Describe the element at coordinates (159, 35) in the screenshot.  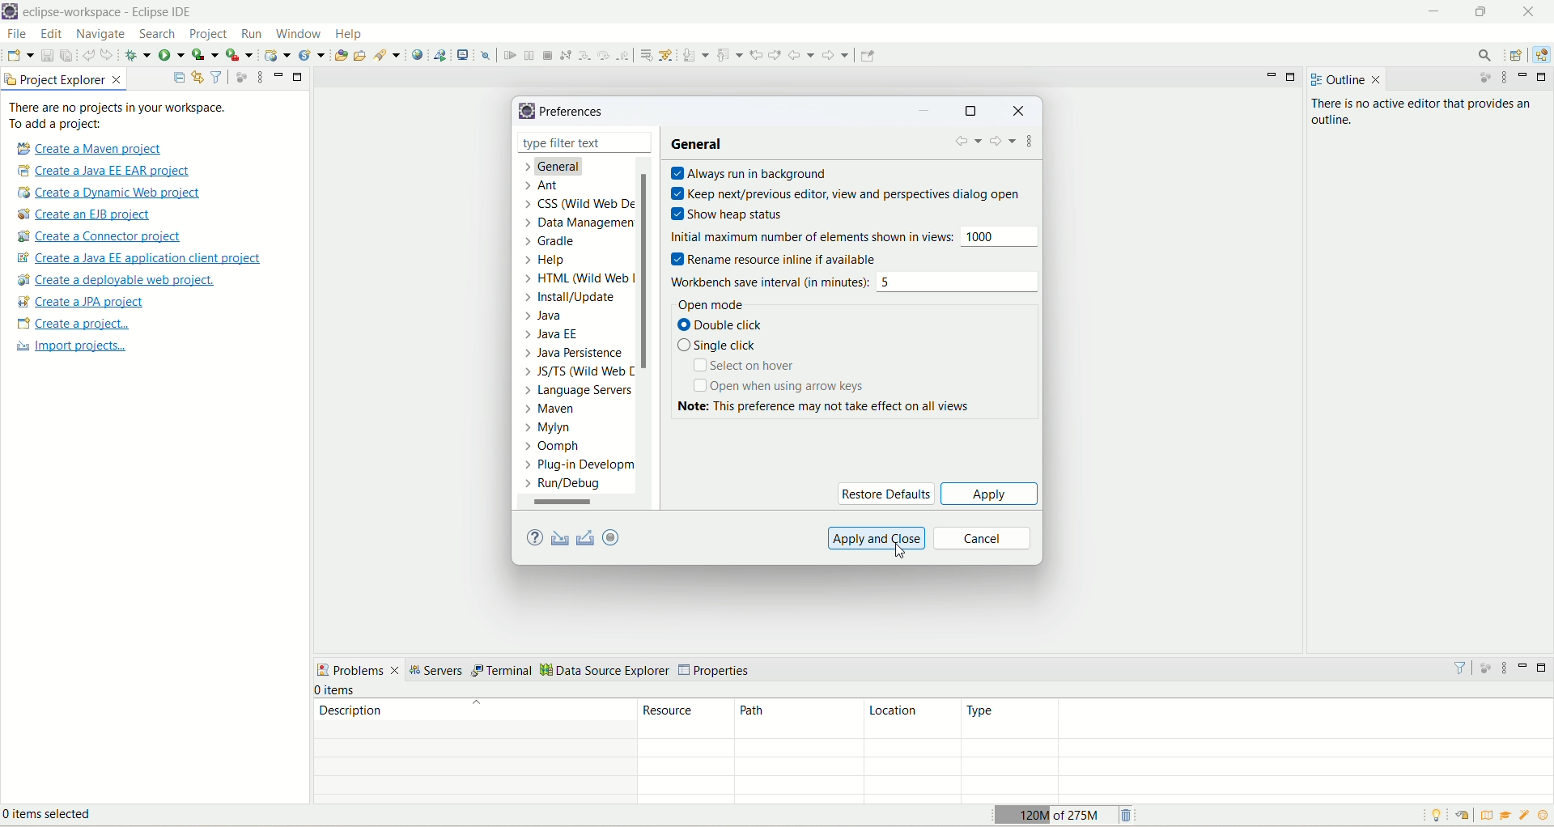
I see `search` at that location.